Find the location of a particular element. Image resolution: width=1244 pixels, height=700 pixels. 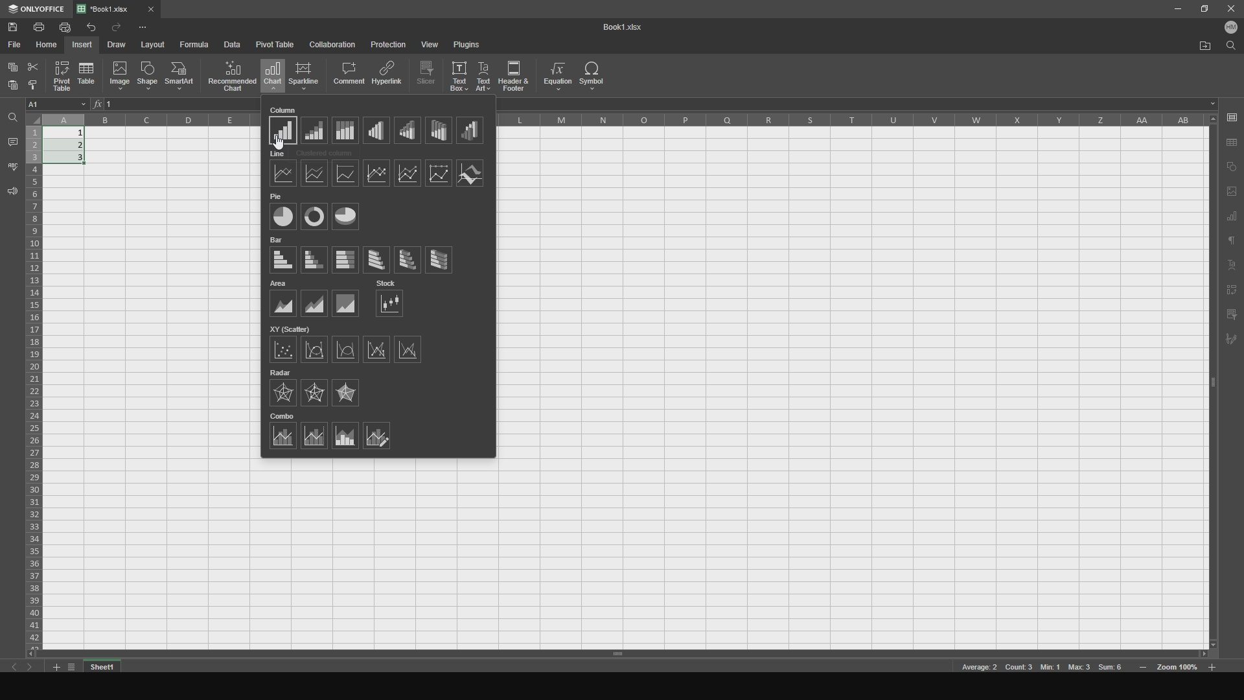

columns is located at coordinates (380, 124).